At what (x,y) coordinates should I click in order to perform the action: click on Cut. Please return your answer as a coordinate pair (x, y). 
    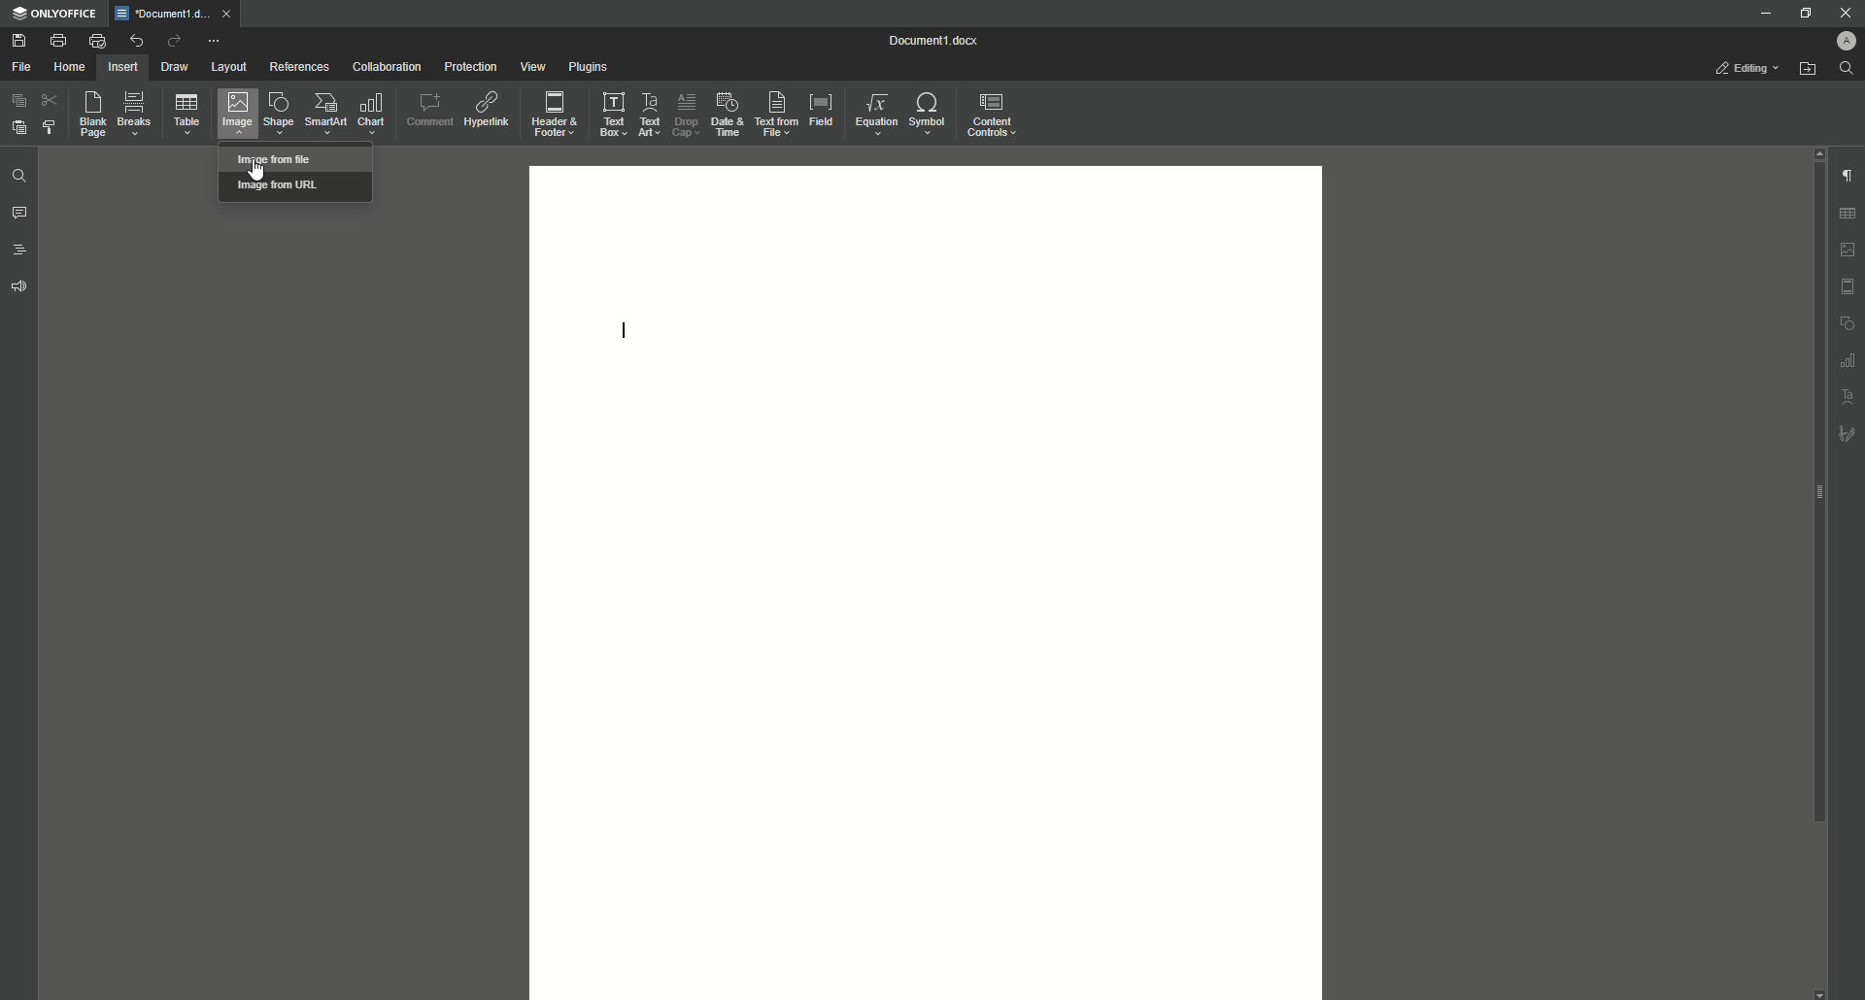
    Looking at the image, I should click on (50, 100).